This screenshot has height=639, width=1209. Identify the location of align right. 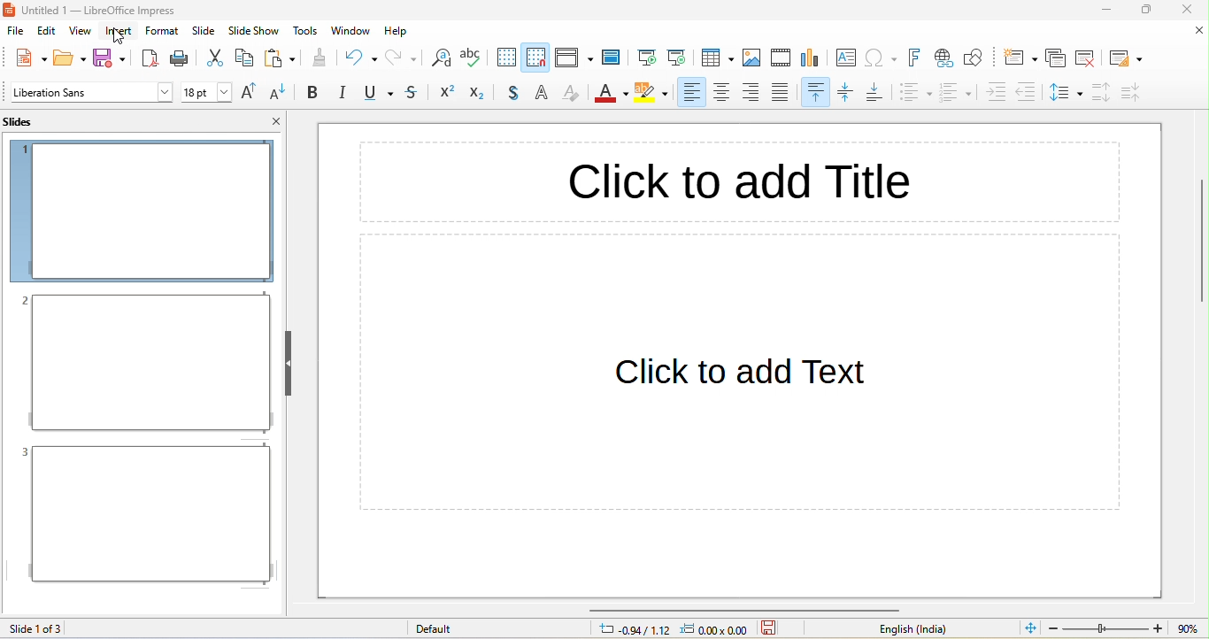
(754, 93).